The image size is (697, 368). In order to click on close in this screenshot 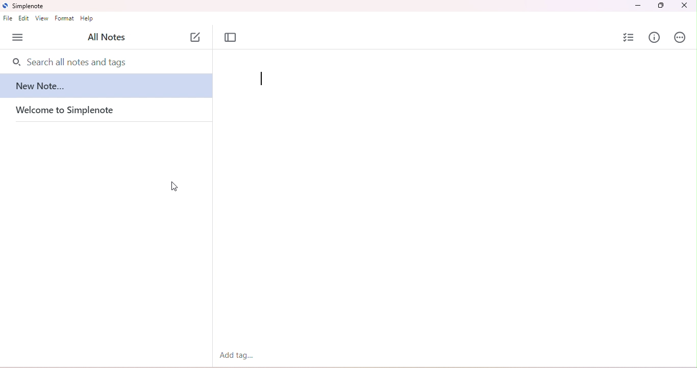, I will do `click(684, 6)`.